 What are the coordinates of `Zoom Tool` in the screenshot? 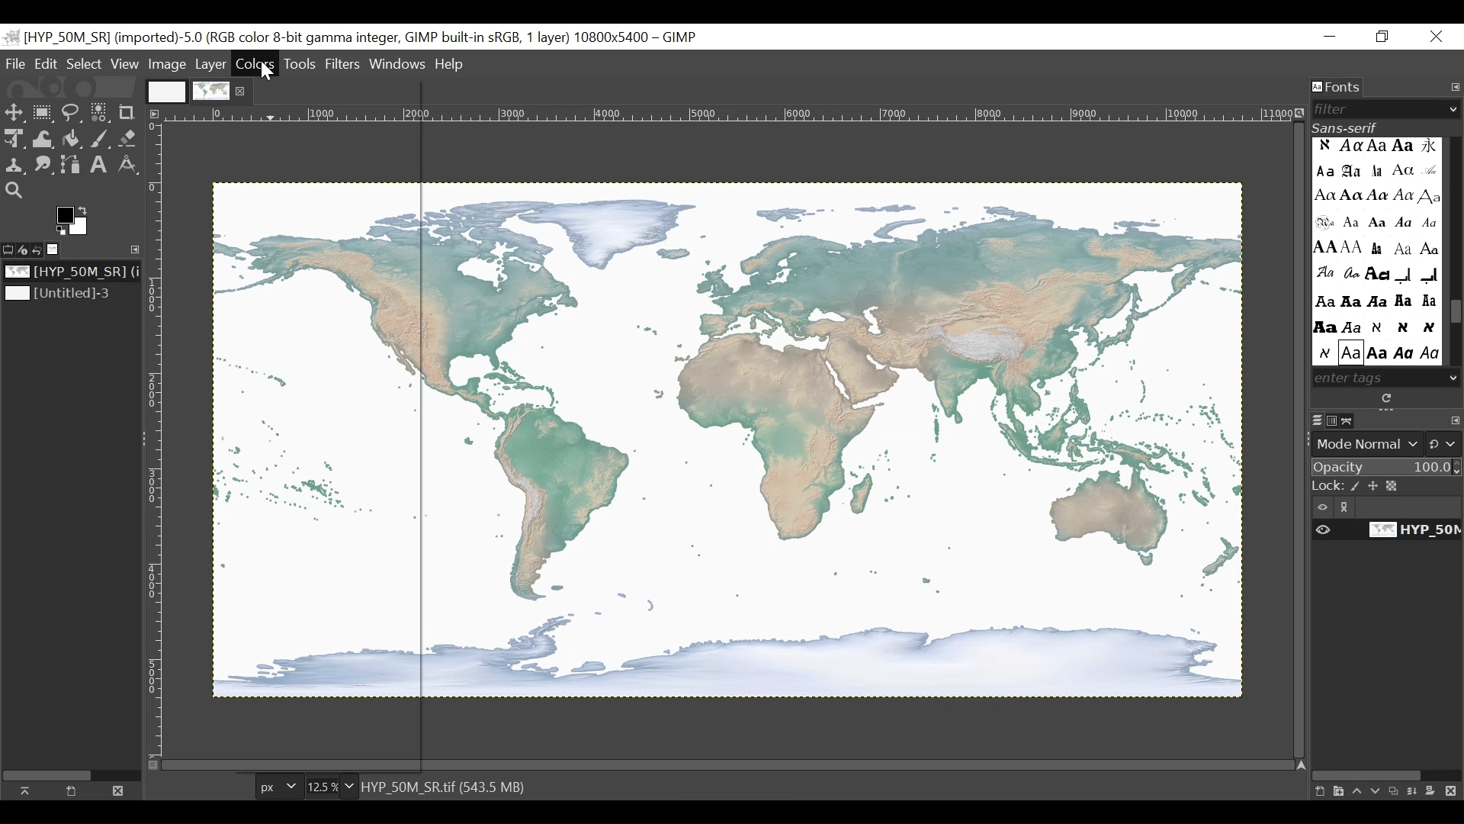 It's located at (15, 192).